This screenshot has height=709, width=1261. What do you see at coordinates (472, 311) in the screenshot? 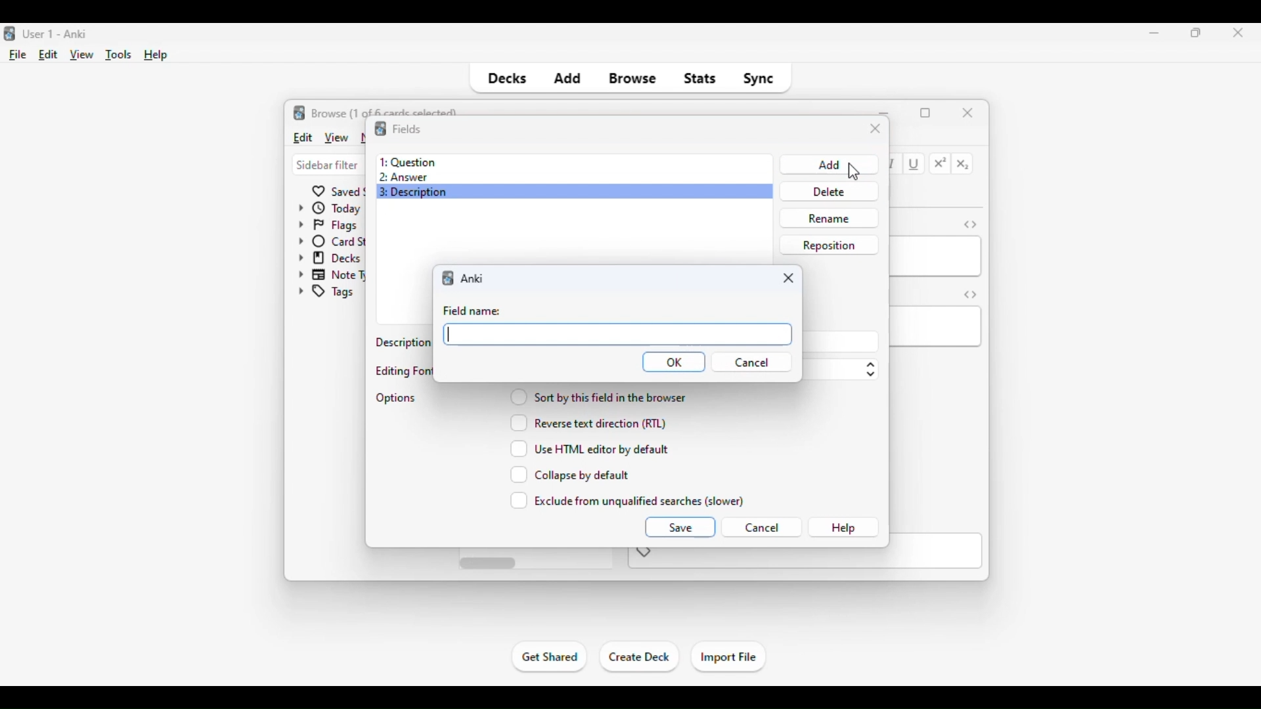
I see `field name` at bounding box center [472, 311].